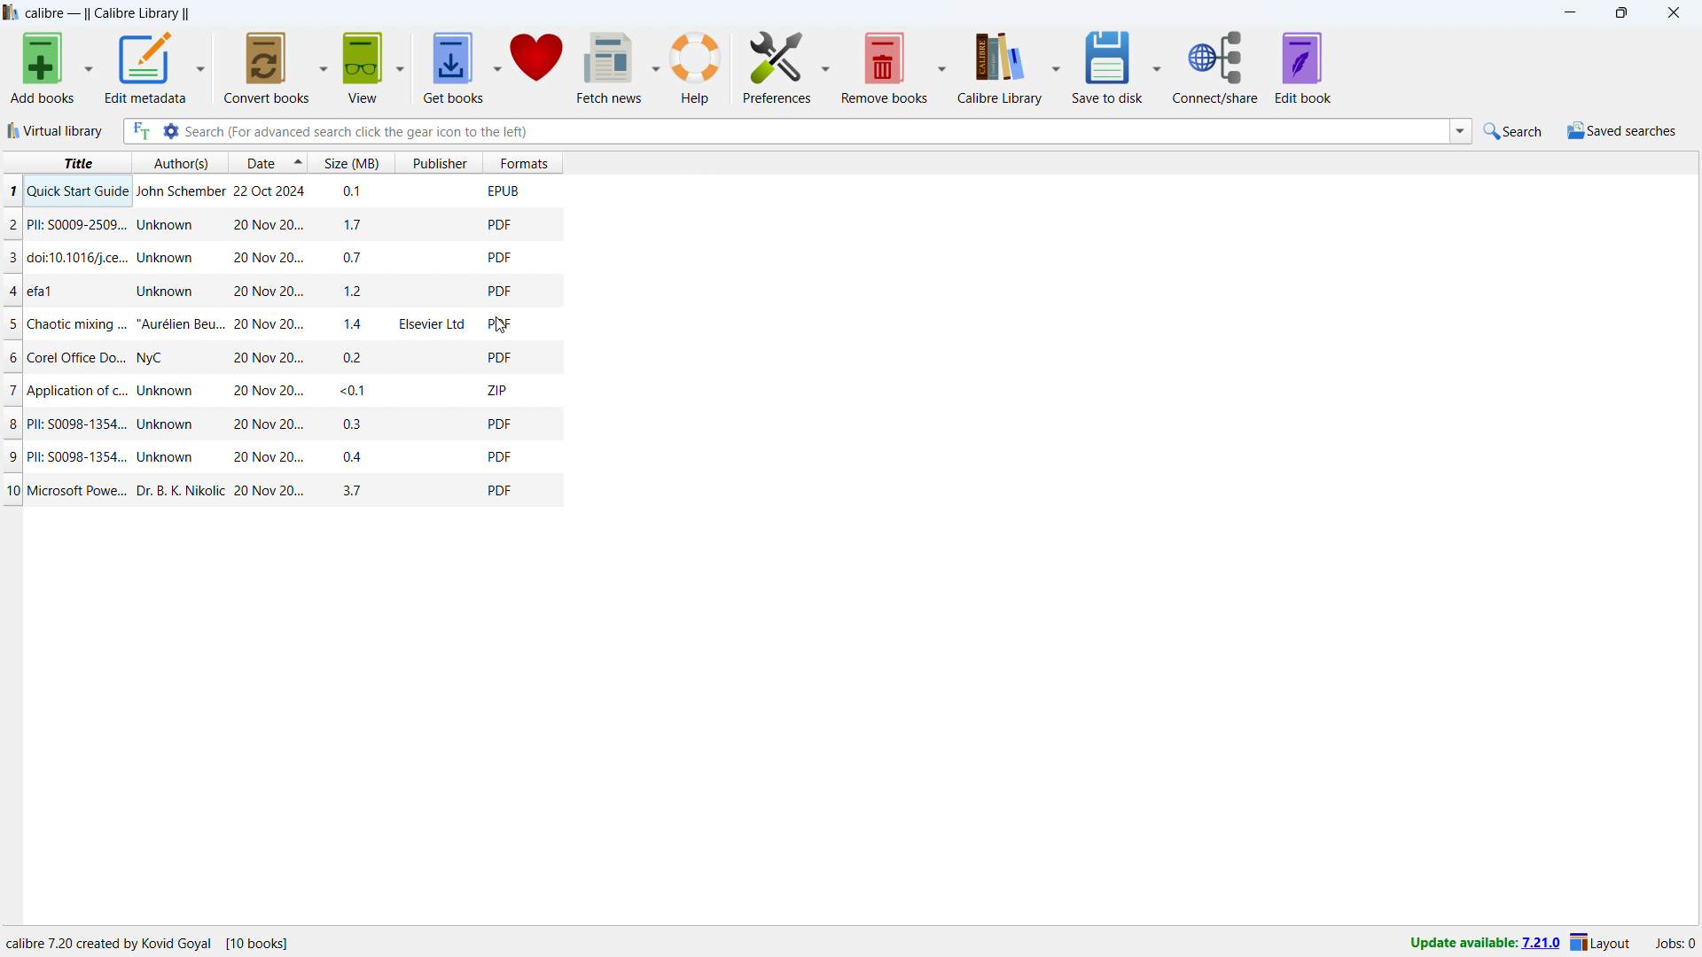  Describe the element at coordinates (1157, 68) in the screenshot. I see `save to disk options` at that location.